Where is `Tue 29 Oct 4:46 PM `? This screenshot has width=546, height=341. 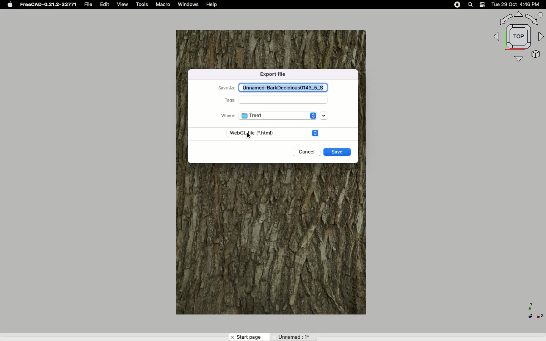 Tue 29 Oct 4:46 PM  is located at coordinates (516, 5).